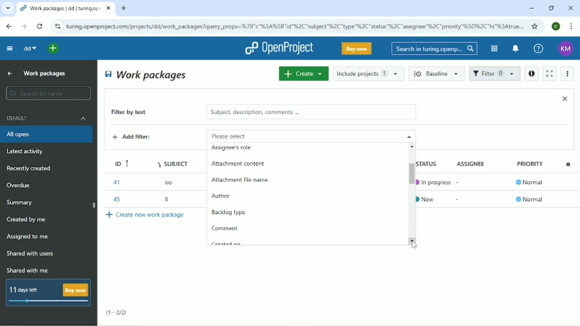 This screenshot has height=326, width=580. I want to click on New tab, so click(124, 8).